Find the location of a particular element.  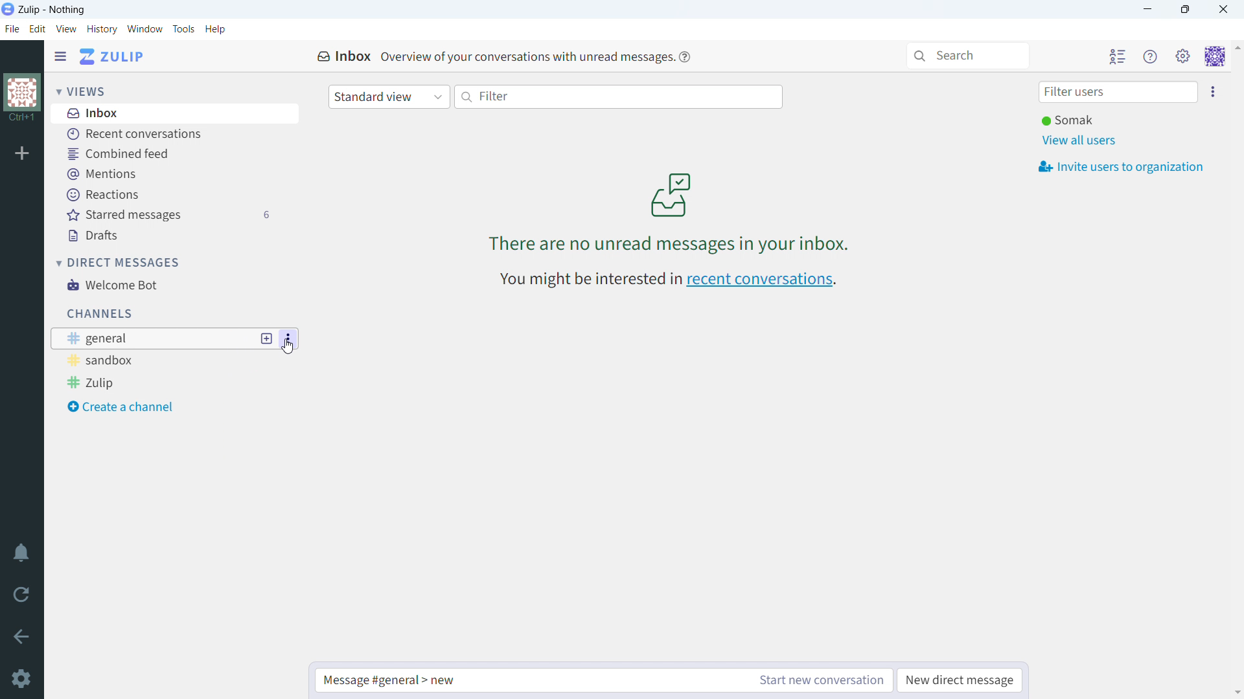

go to home view is located at coordinates (113, 56).